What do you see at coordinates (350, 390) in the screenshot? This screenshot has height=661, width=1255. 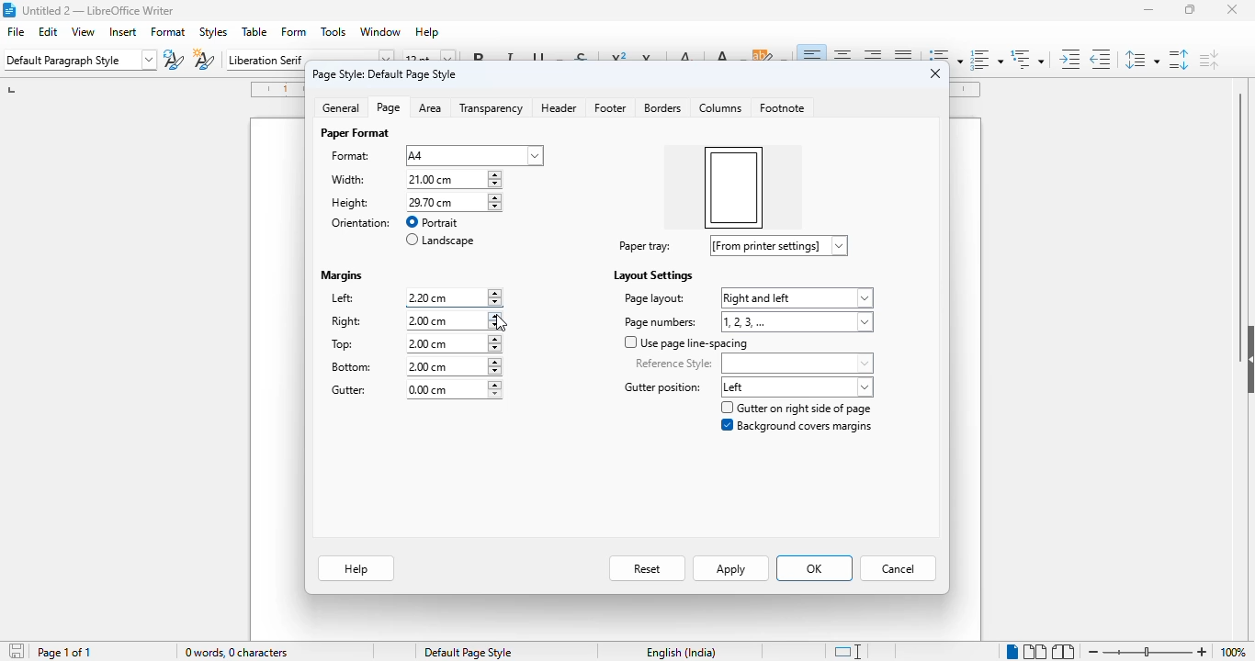 I see `gutter: ` at bounding box center [350, 390].